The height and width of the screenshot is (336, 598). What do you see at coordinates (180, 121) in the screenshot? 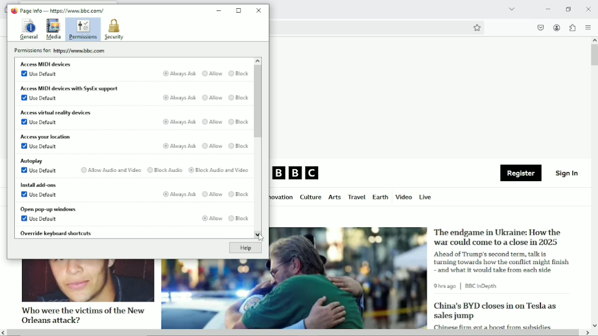
I see `Always Ask` at bounding box center [180, 121].